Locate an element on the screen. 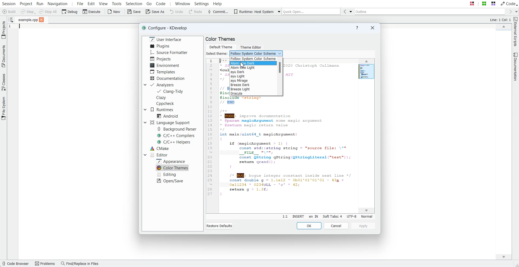 The image size is (519, 267). Open/Save is located at coordinates (170, 181).